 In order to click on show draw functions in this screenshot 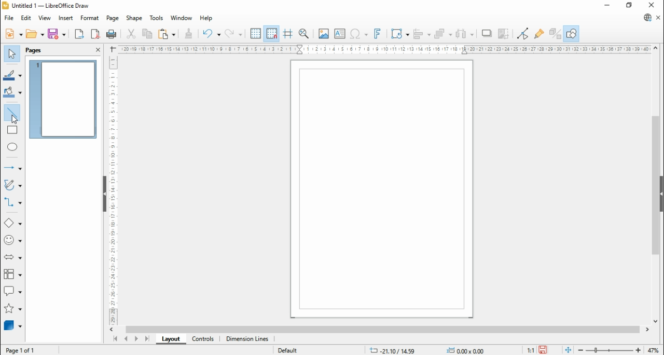, I will do `click(572, 33)`.